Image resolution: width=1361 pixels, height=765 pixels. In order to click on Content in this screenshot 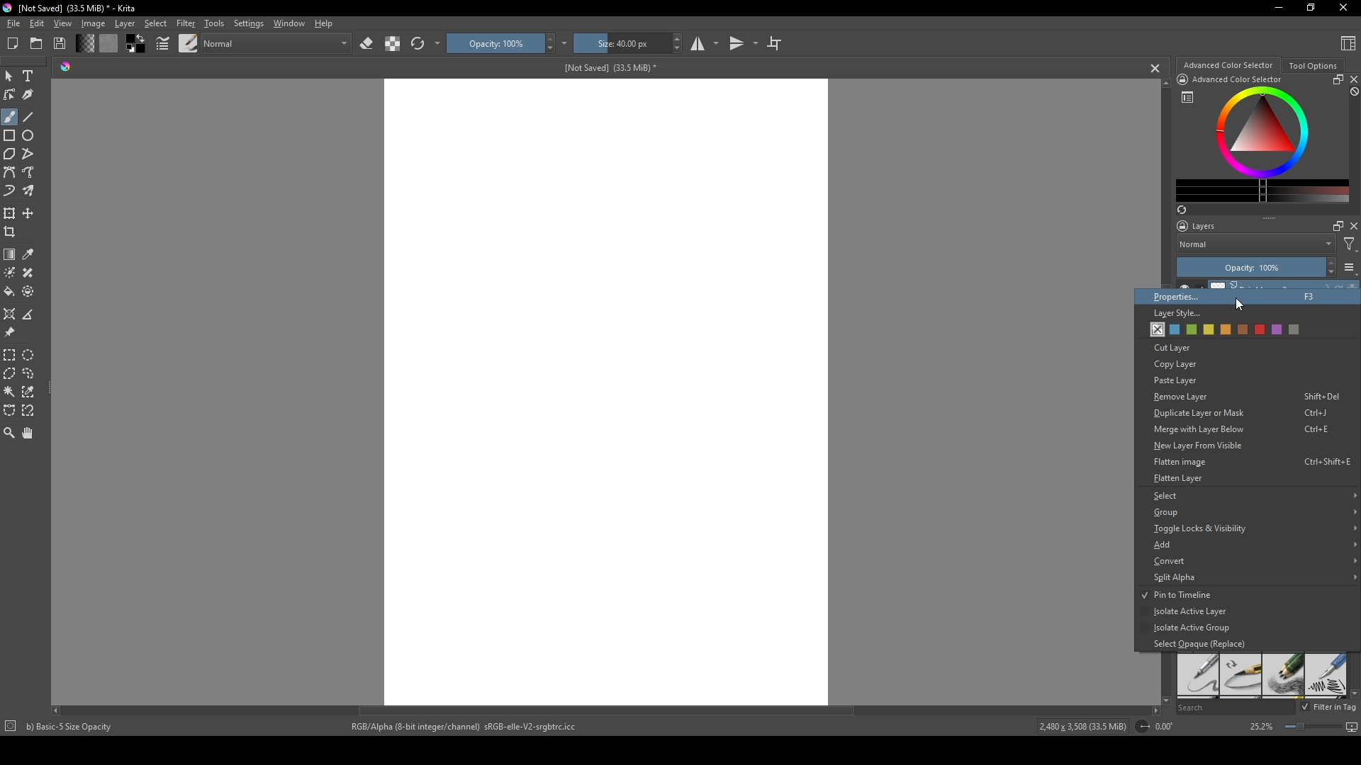, I will do `click(1348, 42)`.